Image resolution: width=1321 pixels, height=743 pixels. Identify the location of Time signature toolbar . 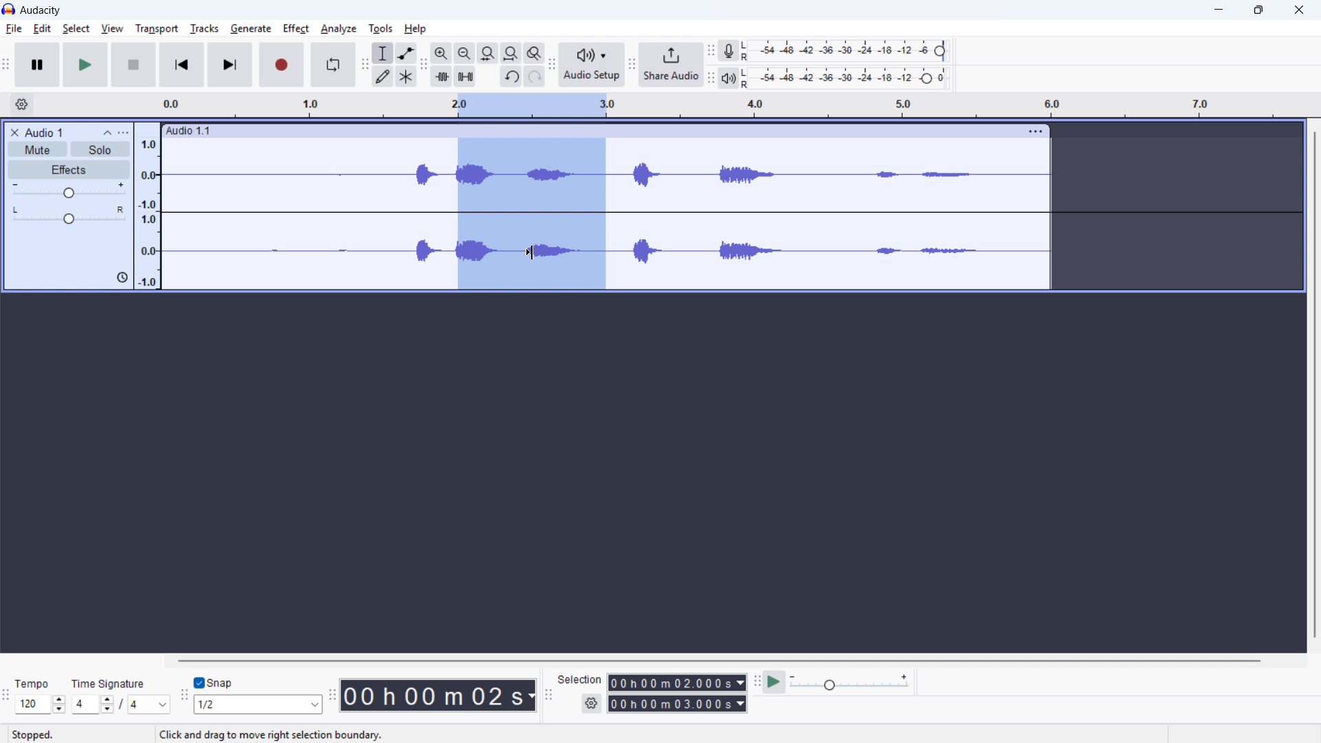
(7, 695).